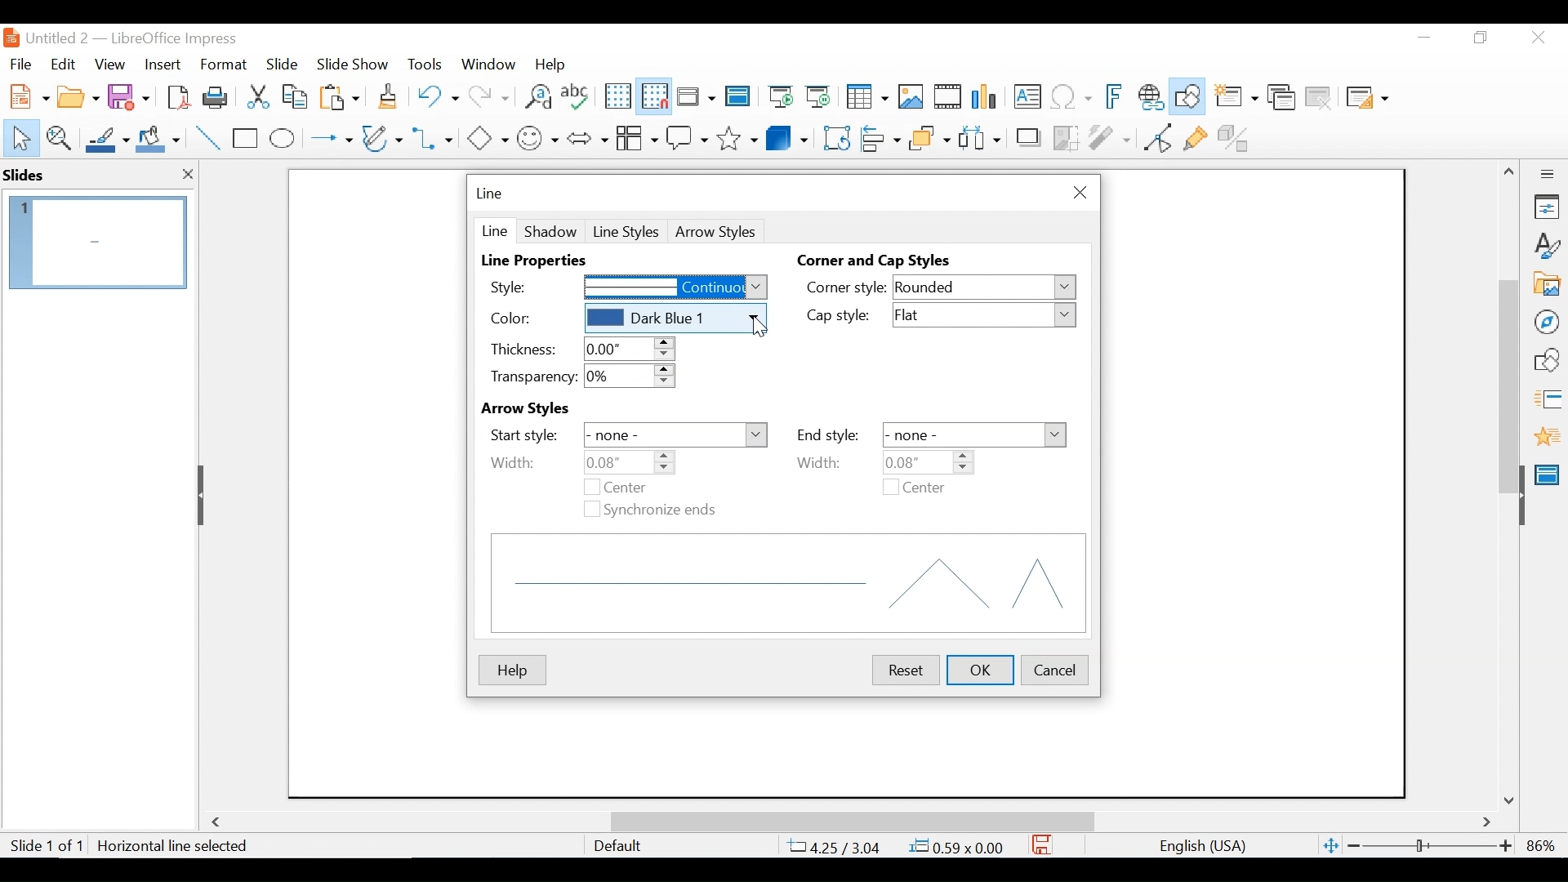 This screenshot has width=1568, height=882. What do you see at coordinates (1547, 360) in the screenshot?
I see `Shapes` at bounding box center [1547, 360].